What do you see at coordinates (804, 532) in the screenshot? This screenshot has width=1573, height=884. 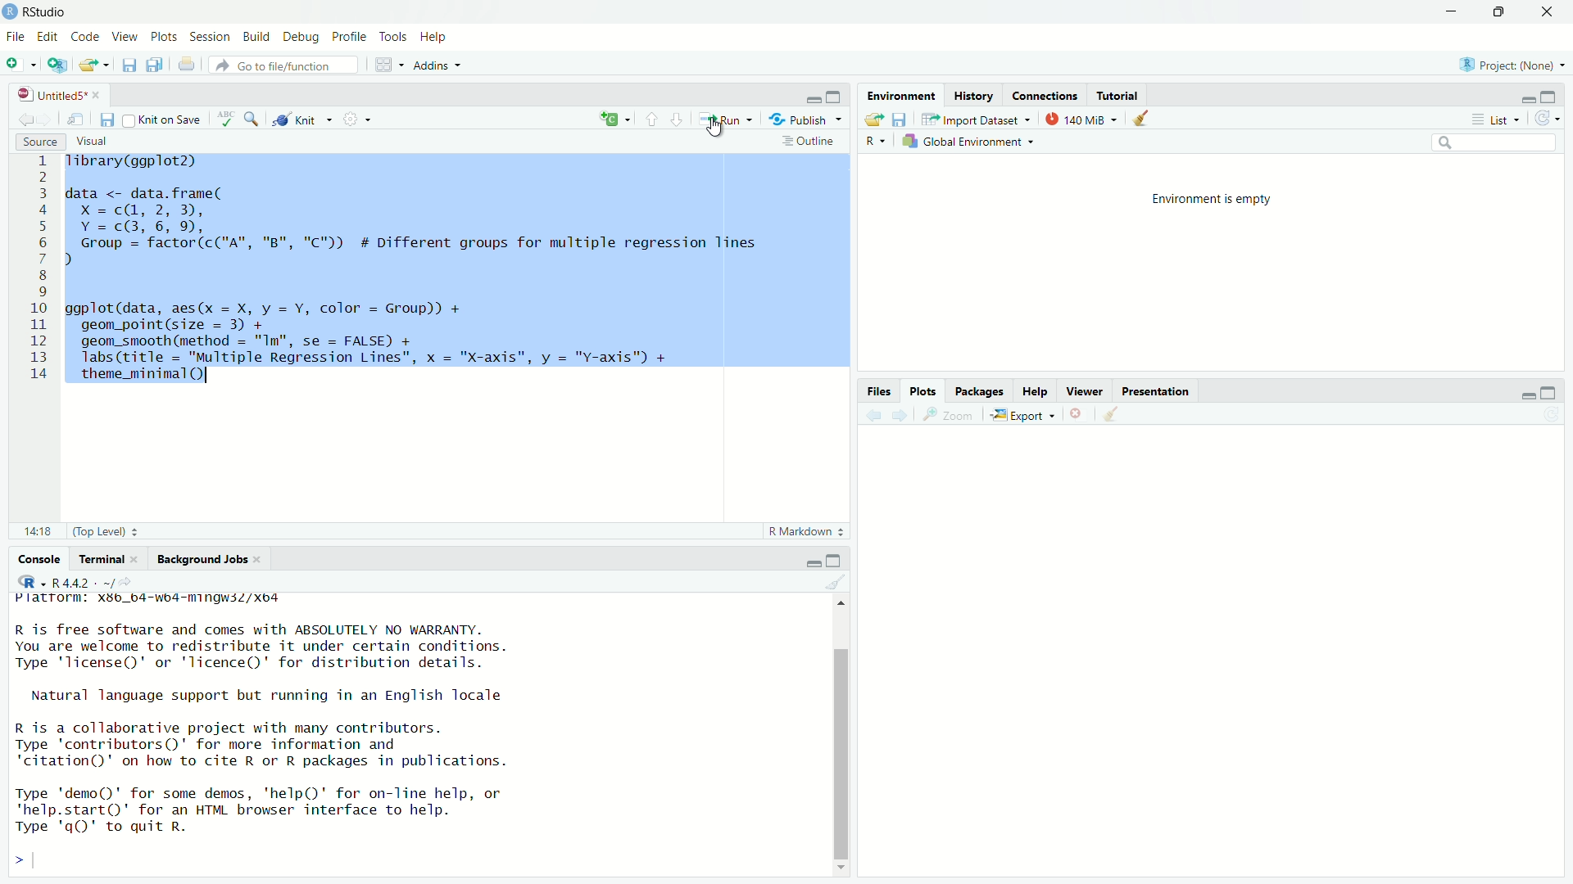 I see `R Markdown` at bounding box center [804, 532].